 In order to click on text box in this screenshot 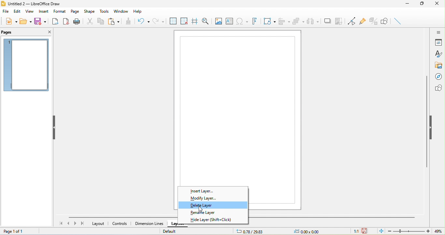, I will do `click(229, 21)`.